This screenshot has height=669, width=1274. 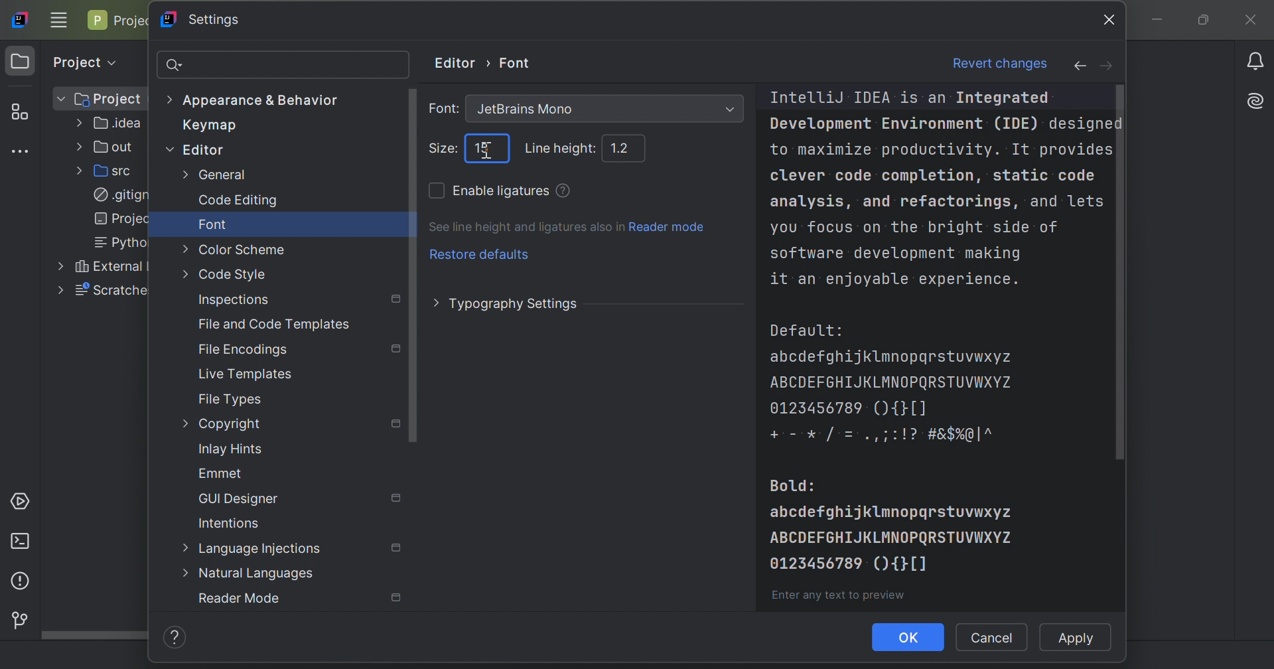 I want to click on Settings marked with this icon are only applied to the current project. Non-marked settings are applied to all projects., so click(x=397, y=599).